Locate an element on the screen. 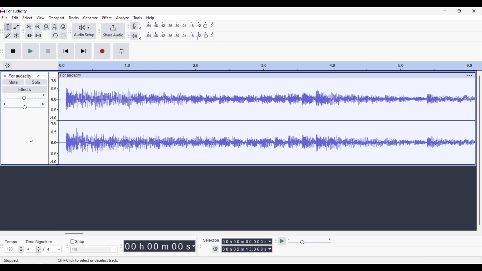 Image resolution: width=482 pixels, height=271 pixels. Analyze is located at coordinates (122, 18).